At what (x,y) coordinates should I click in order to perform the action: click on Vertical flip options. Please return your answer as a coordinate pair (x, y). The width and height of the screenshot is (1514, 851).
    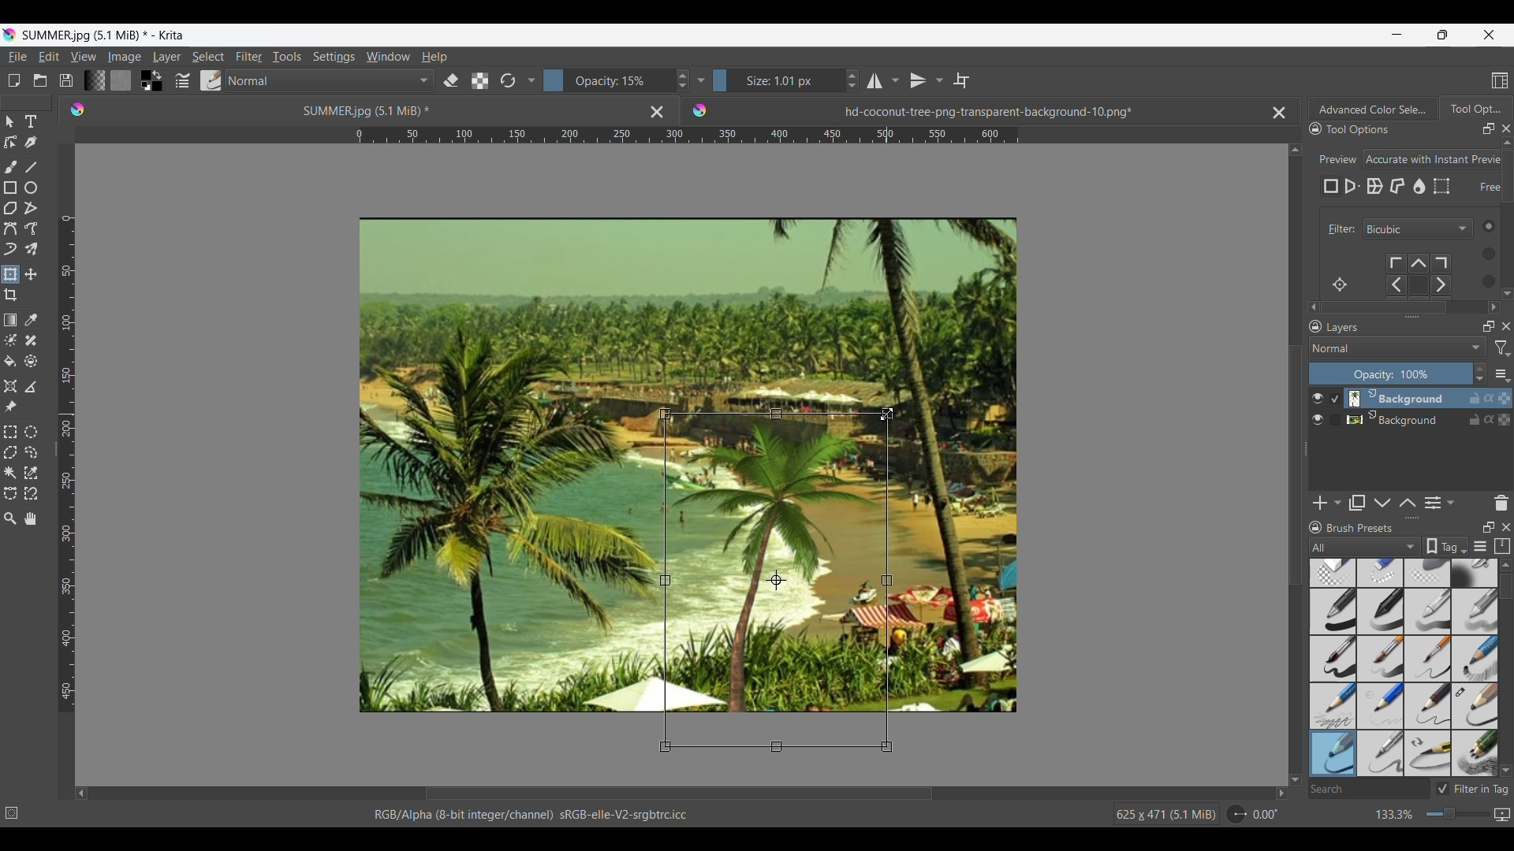
    Looking at the image, I should click on (938, 80).